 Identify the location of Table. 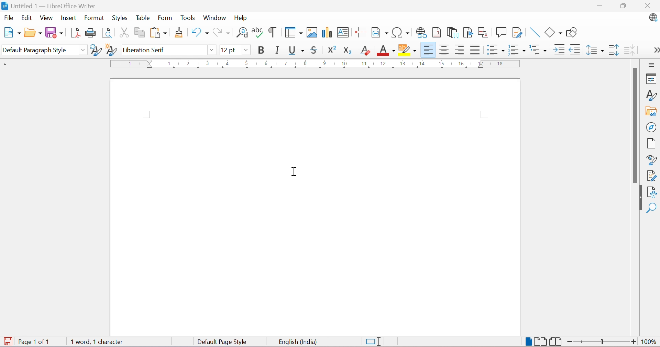
(142, 18).